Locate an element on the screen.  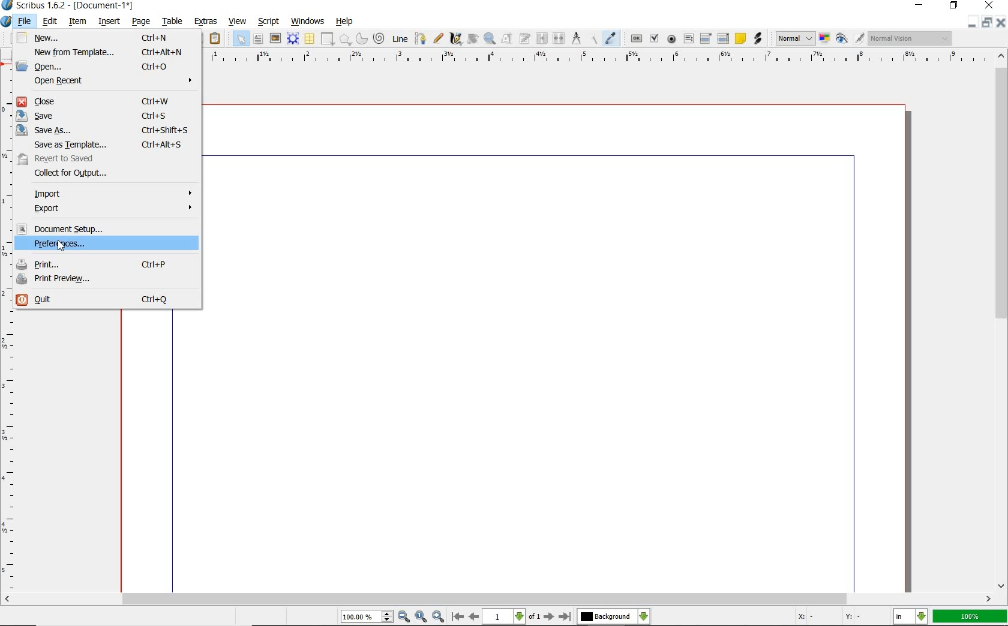
pdf text field is located at coordinates (688, 40).